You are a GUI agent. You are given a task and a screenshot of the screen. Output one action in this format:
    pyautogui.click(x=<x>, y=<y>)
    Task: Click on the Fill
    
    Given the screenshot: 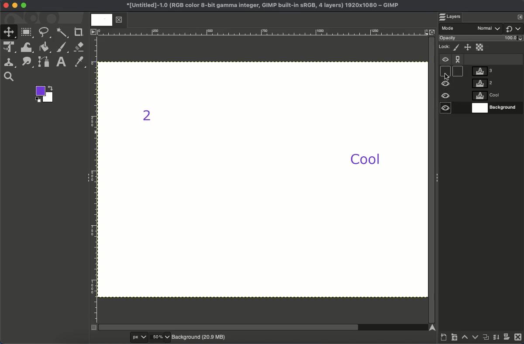 What is the action you would take?
    pyautogui.click(x=45, y=47)
    